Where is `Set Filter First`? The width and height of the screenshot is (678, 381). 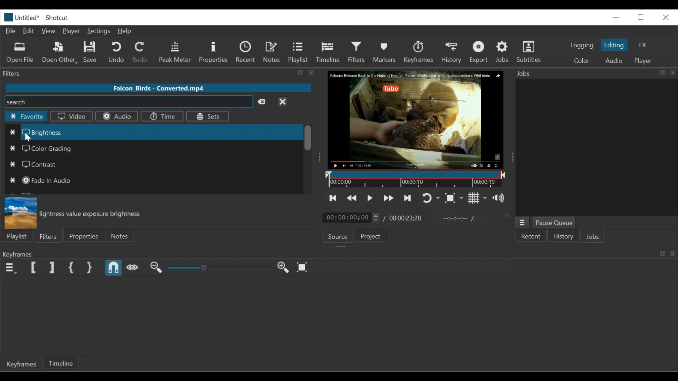
Set Filter First is located at coordinates (34, 268).